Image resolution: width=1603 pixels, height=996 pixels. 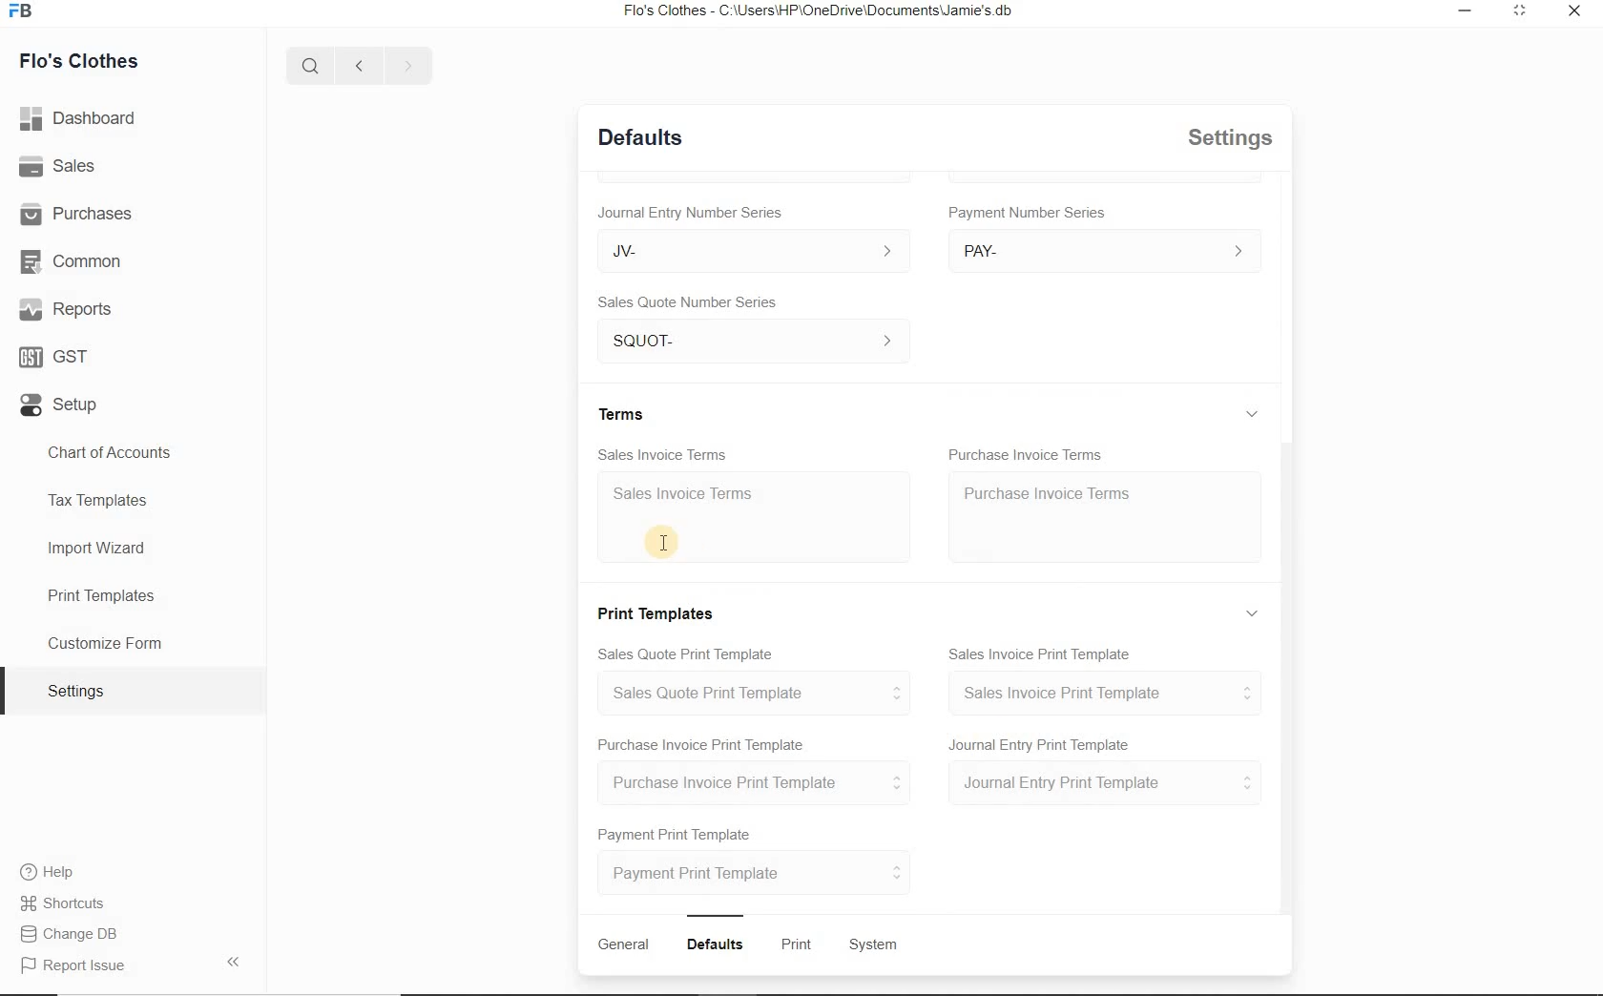 What do you see at coordinates (1099, 250) in the screenshot?
I see `> PAY-` at bounding box center [1099, 250].